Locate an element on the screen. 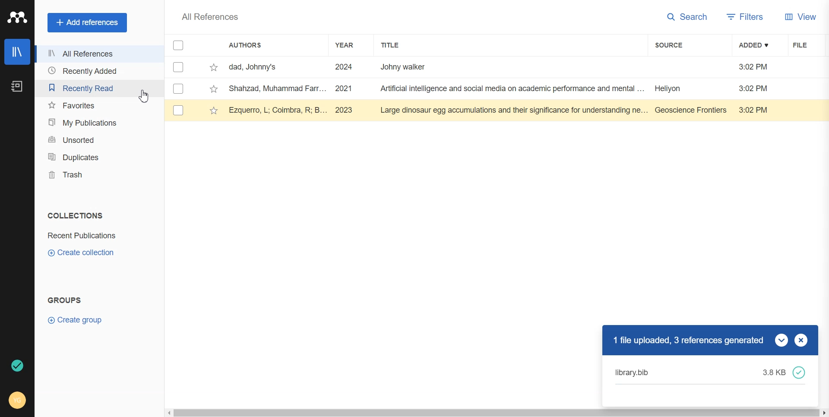  All References is located at coordinates (212, 16).